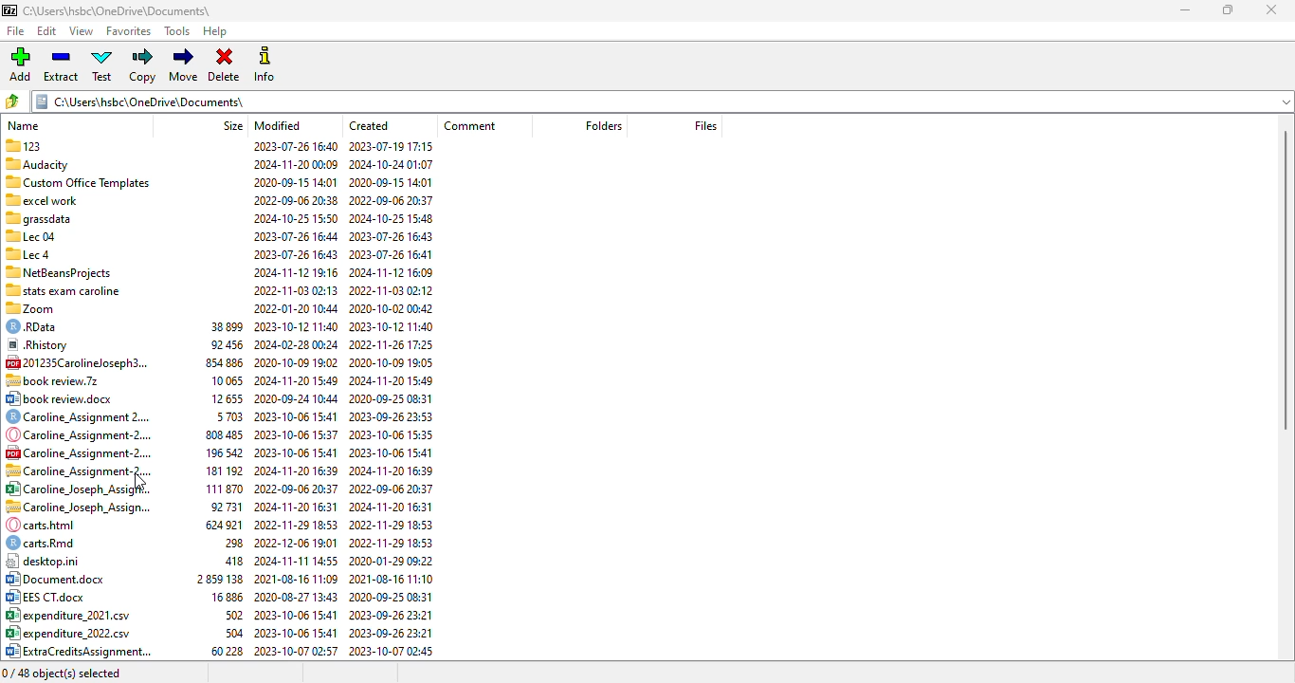 The image size is (1295, 683). What do you see at coordinates (16, 31) in the screenshot?
I see `file` at bounding box center [16, 31].